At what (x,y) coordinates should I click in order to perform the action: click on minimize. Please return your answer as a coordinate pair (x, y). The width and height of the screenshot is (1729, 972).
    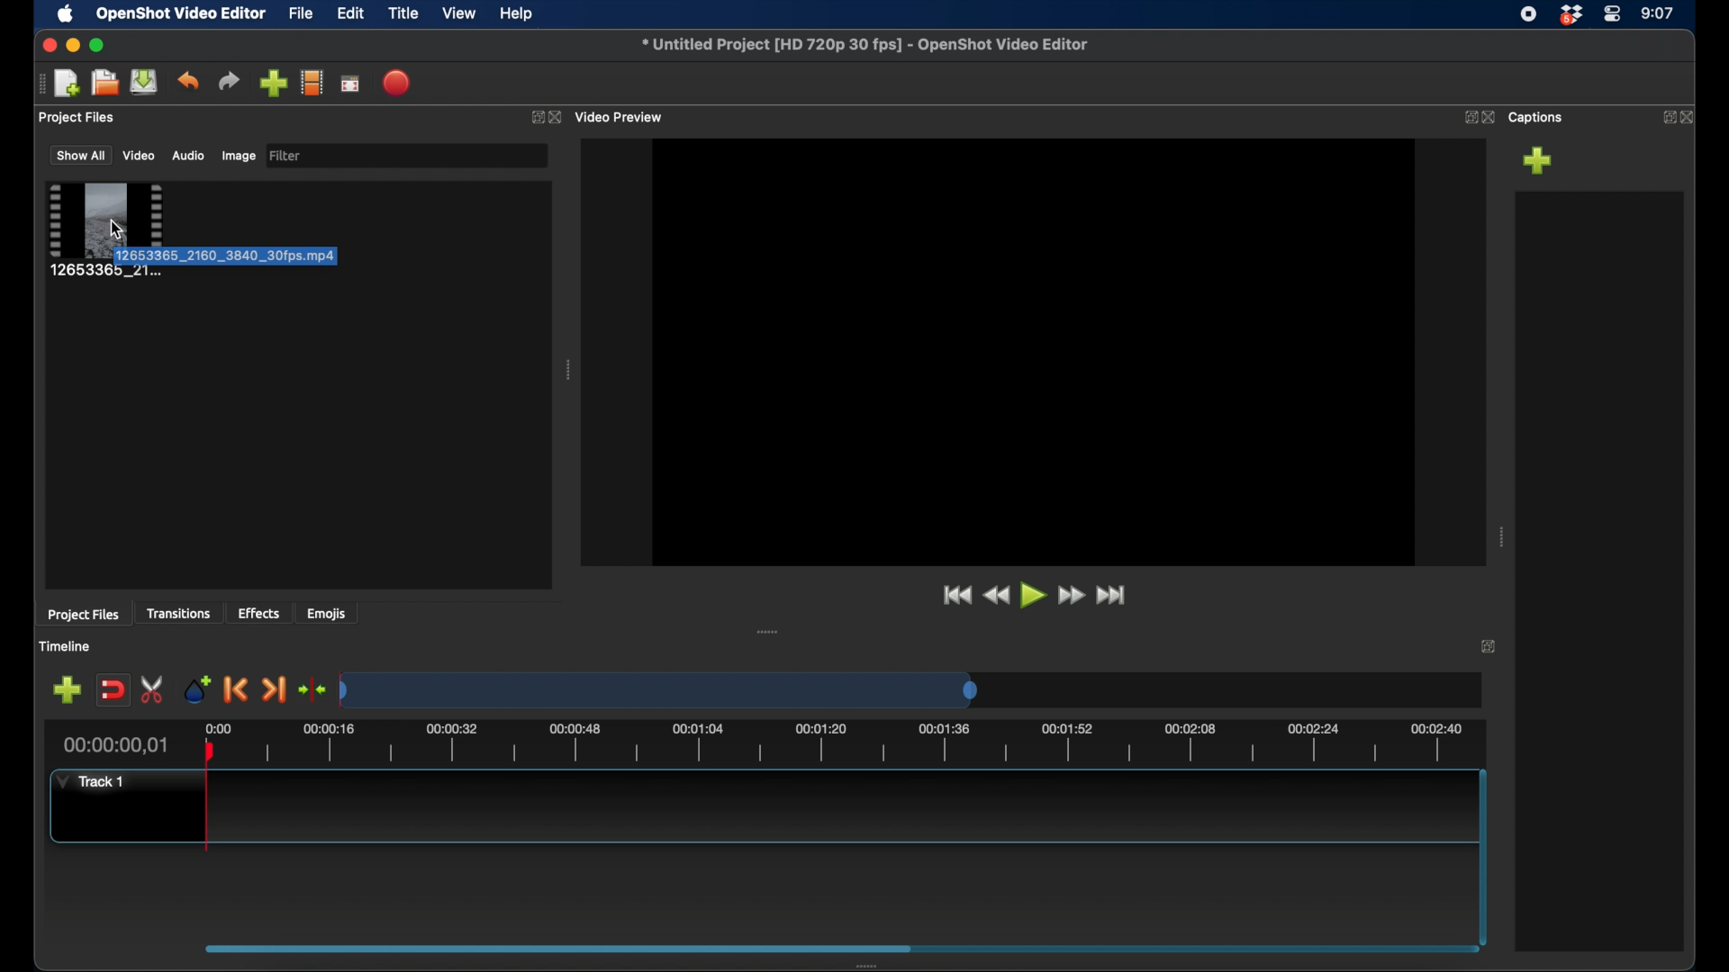
    Looking at the image, I should click on (75, 45).